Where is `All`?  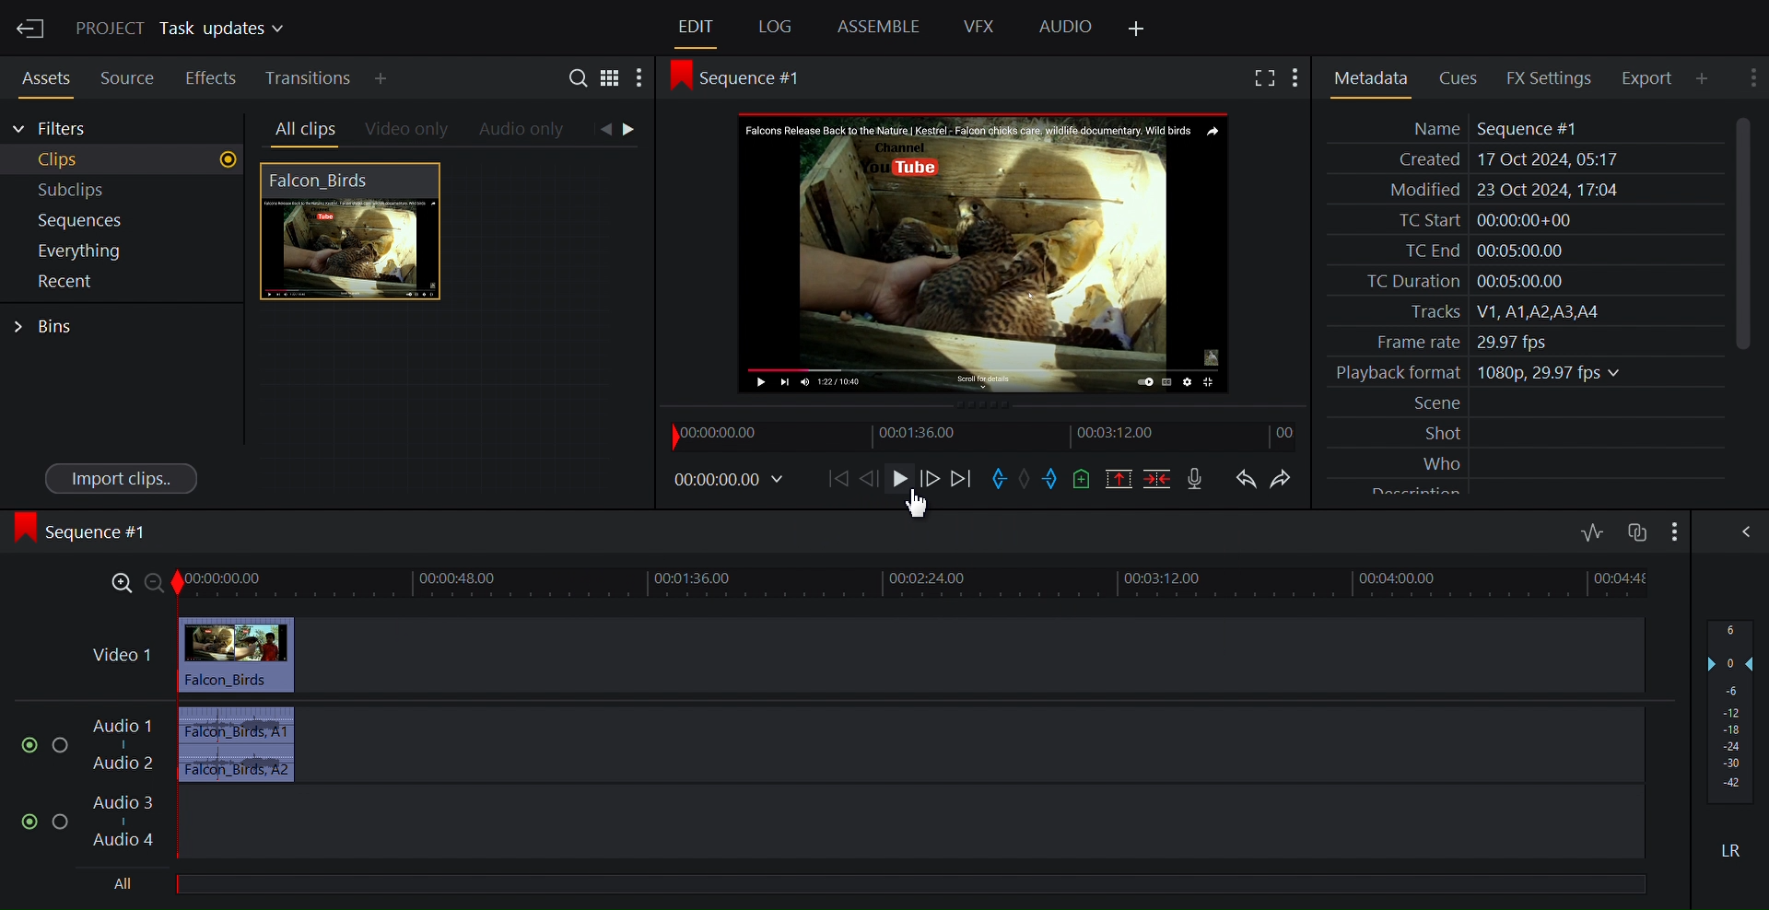
All is located at coordinates (919, 881).